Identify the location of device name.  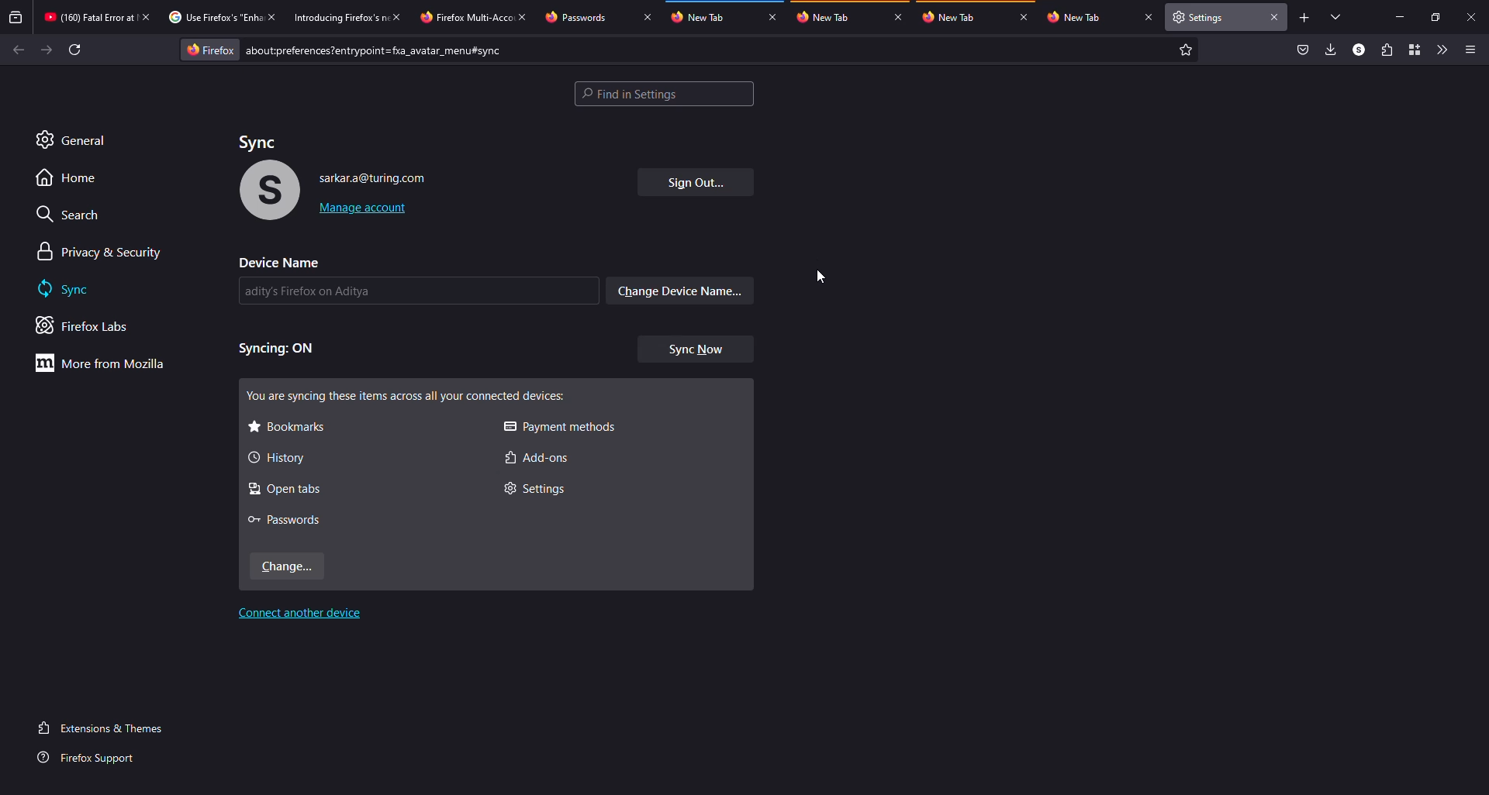
(279, 262).